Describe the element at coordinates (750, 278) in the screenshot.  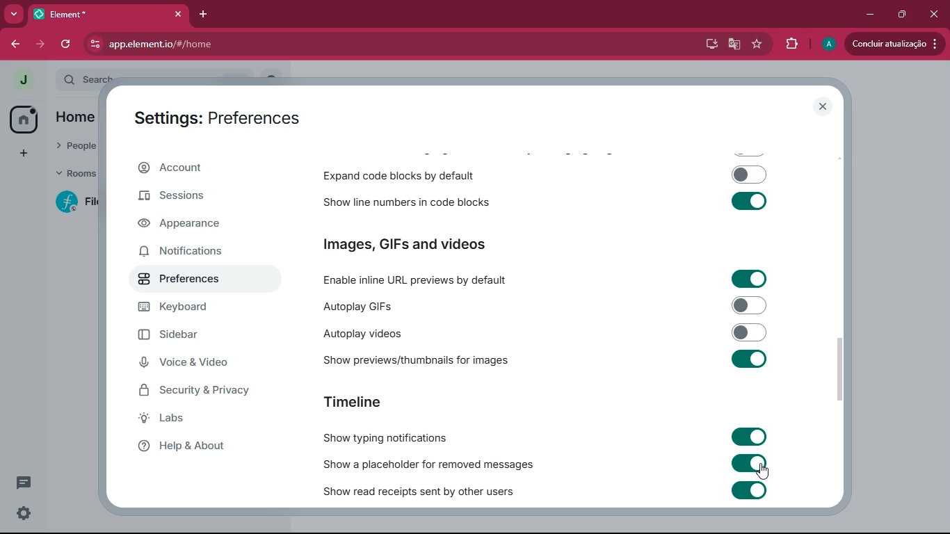
I see `toggle on/off` at that location.